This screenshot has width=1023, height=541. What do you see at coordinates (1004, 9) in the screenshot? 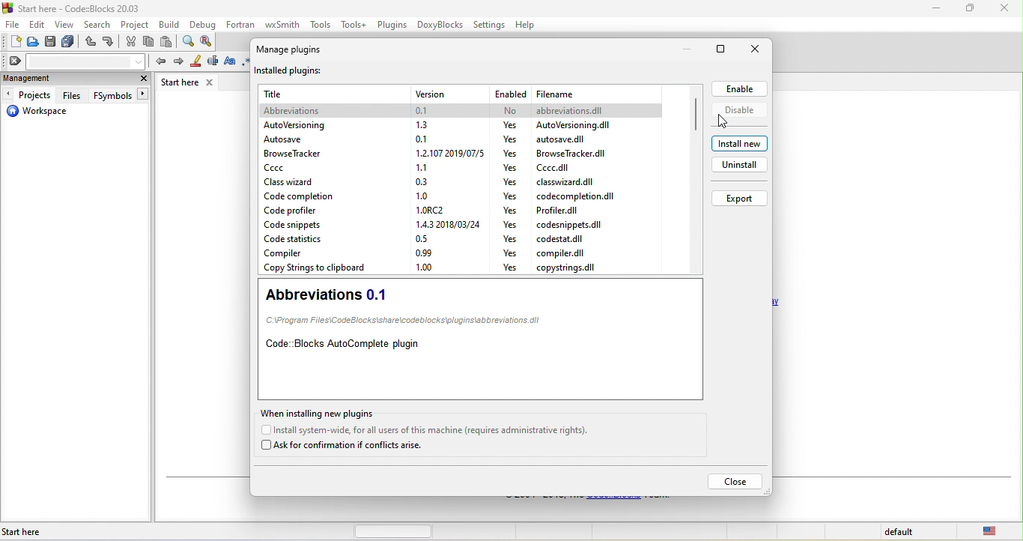
I see `close` at bounding box center [1004, 9].